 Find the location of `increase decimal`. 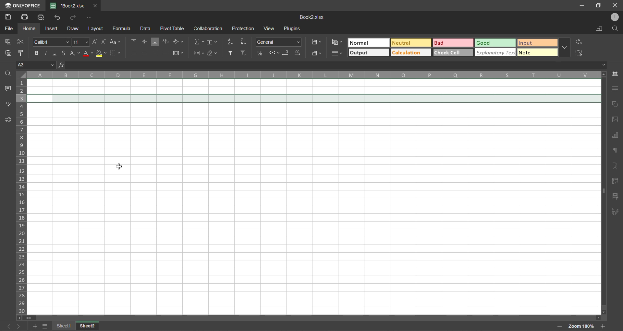

increase decimal is located at coordinates (298, 53).